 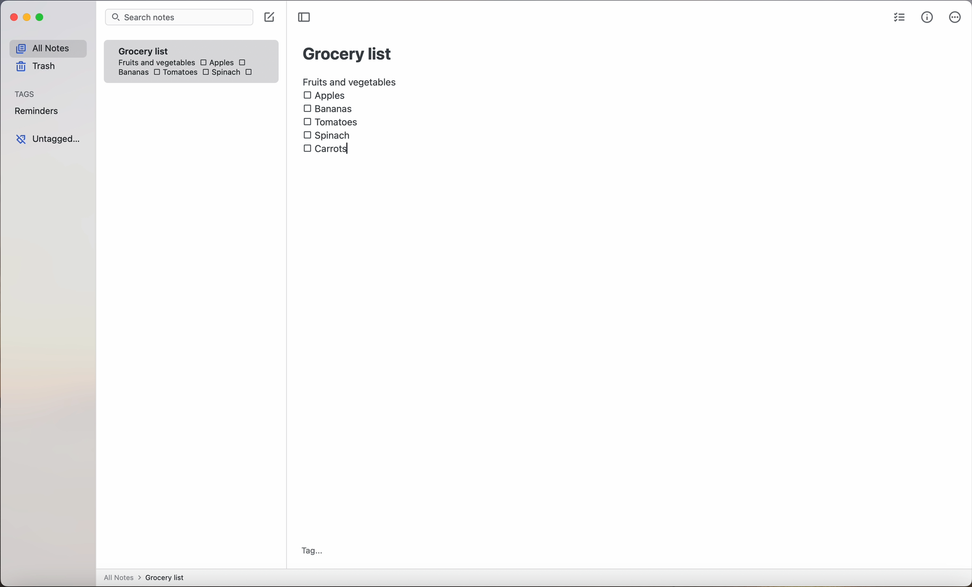 I want to click on more options, so click(x=955, y=19).